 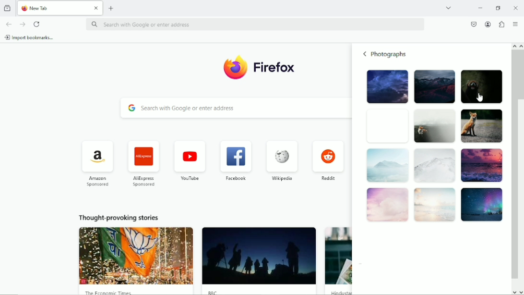 What do you see at coordinates (276, 66) in the screenshot?
I see `Firefox` at bounding box center [276, 66].